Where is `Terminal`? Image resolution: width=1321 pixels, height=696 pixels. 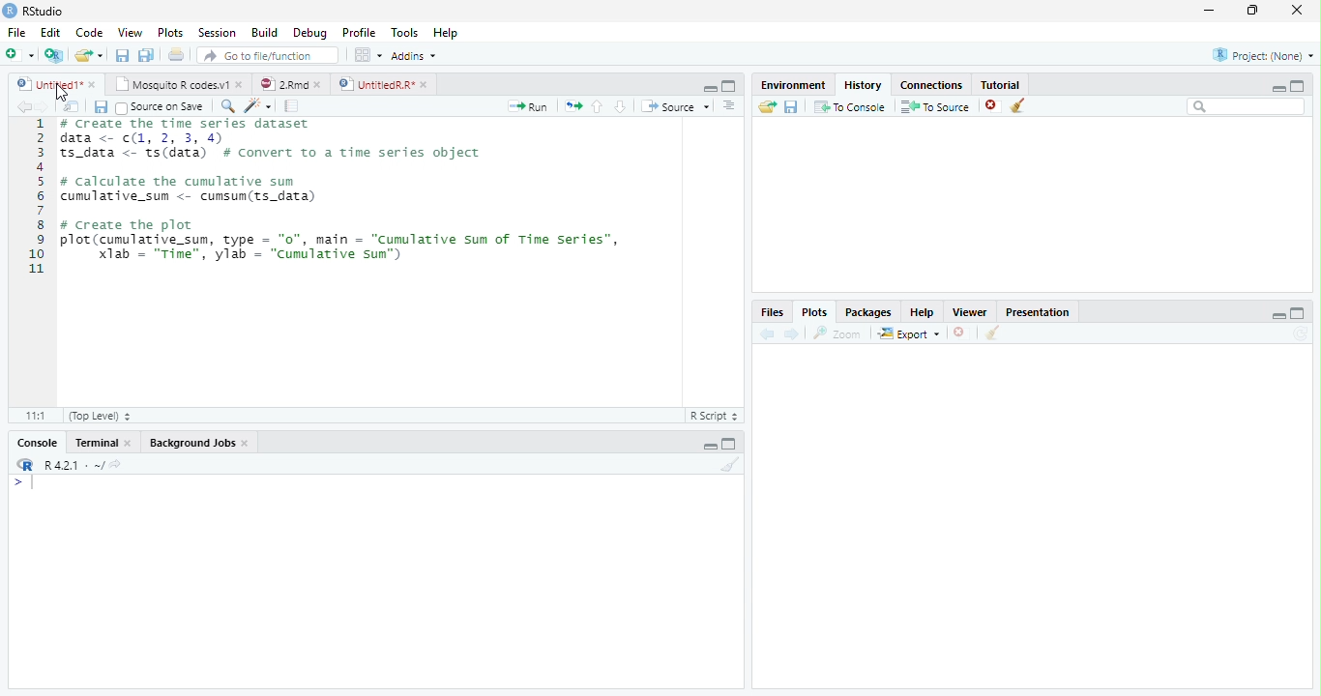
Terminal is located at coordinates (103, 443).